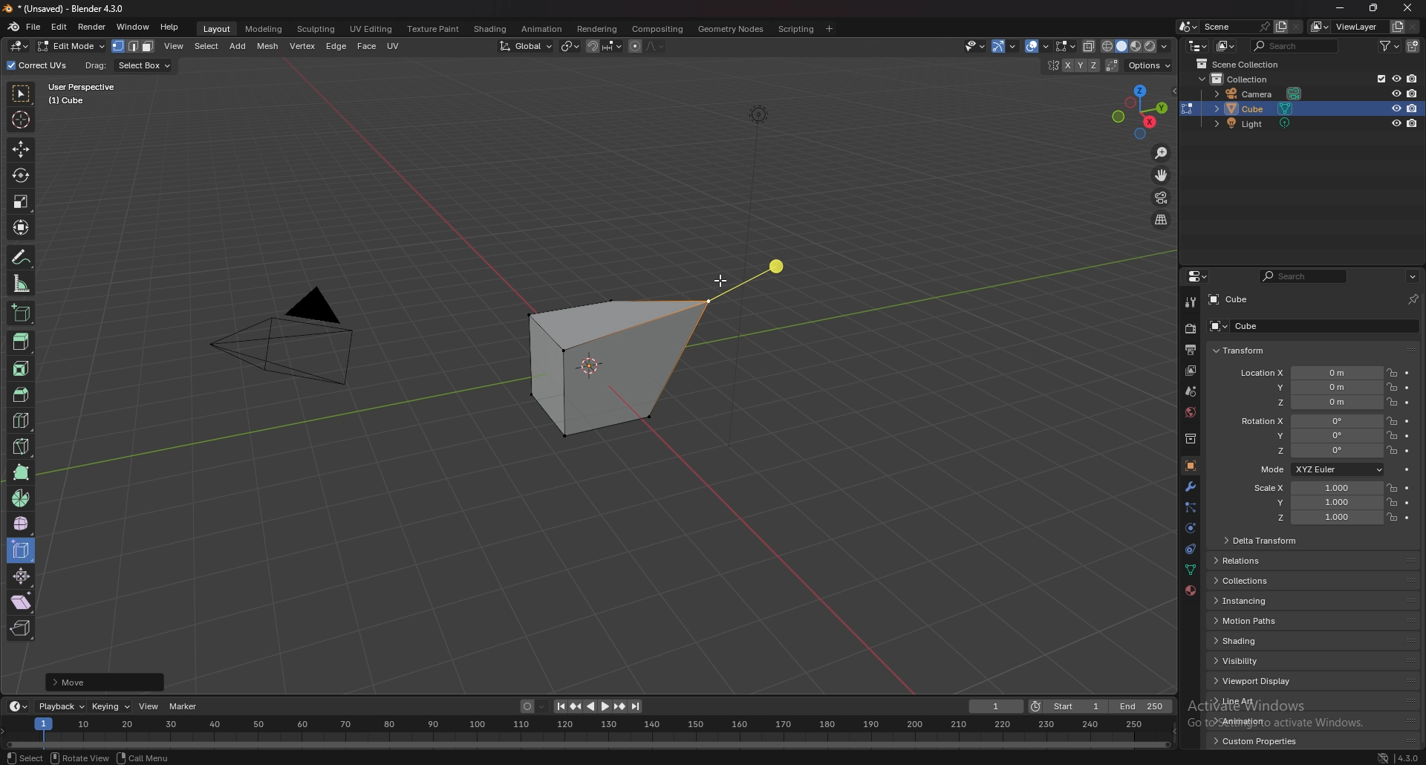 This screenshot has height=765, width=1426. I want to click on rotation x, so click(1309, 422).